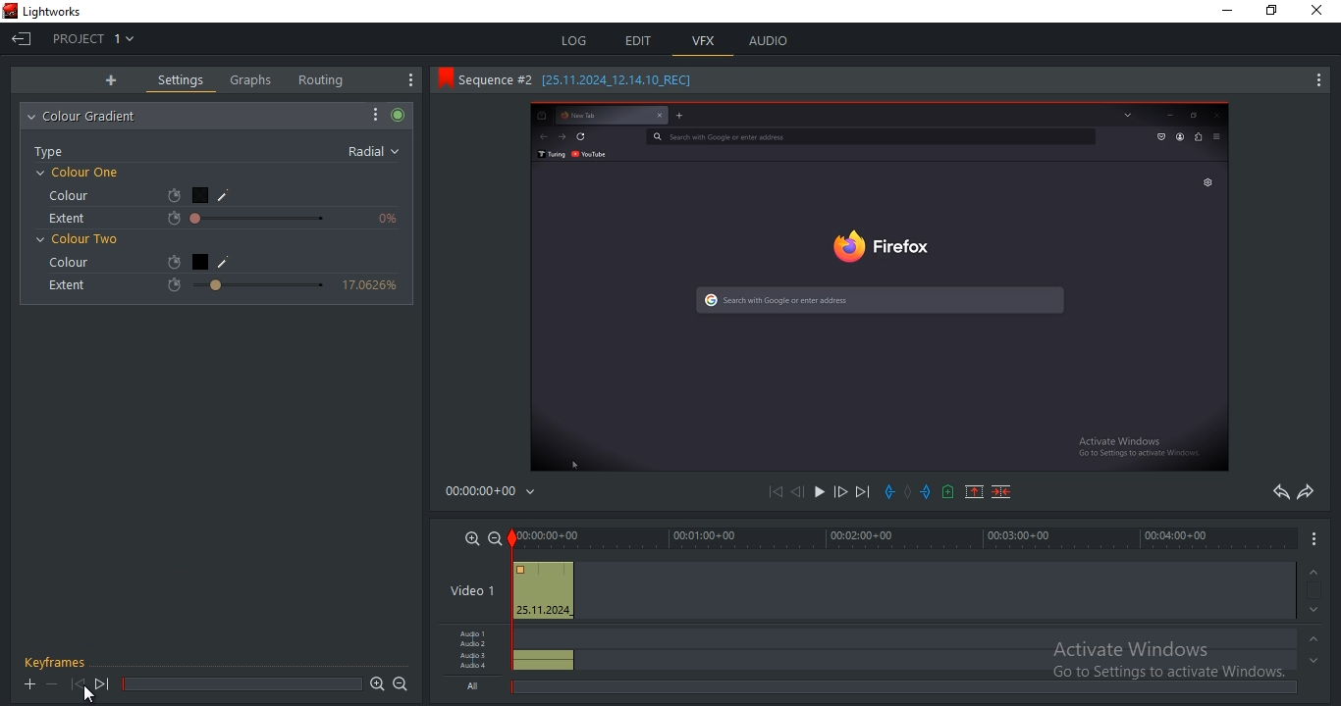  What do you see at coordinates (229, 194) in the screenshot?
I see `color picker` at bounding box center [229, 194].